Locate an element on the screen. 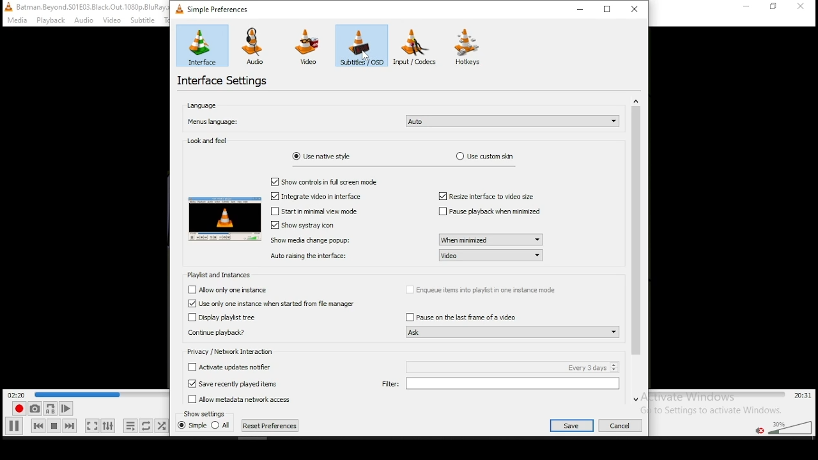 This screenshot has width=818, height=460. auto raising the interface: video is located at coordinates (406, 256).